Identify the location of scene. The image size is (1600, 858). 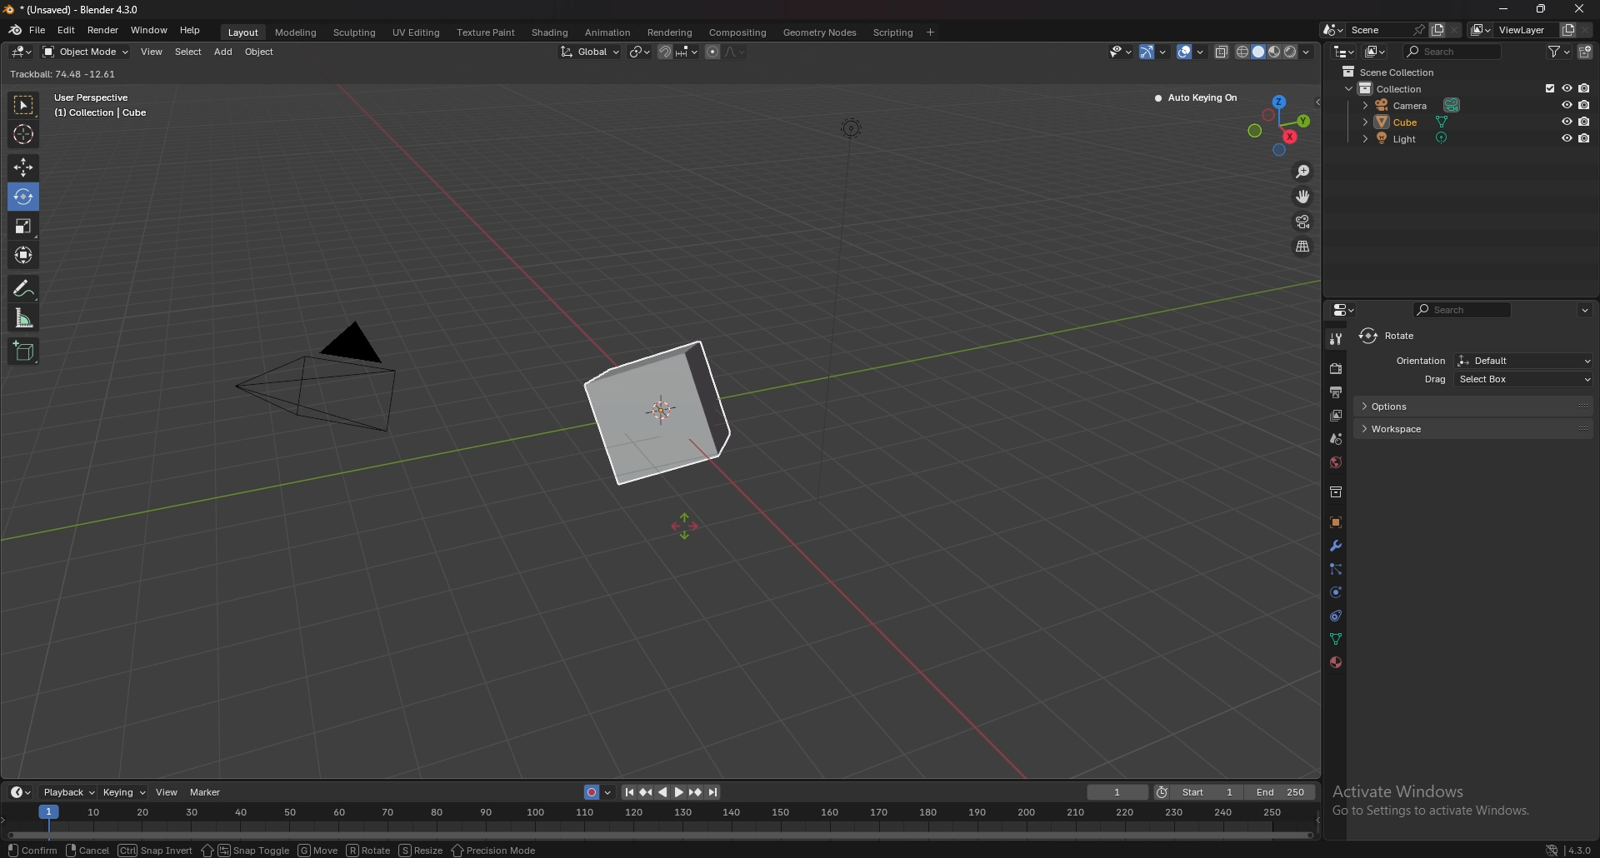
(1387, 29).